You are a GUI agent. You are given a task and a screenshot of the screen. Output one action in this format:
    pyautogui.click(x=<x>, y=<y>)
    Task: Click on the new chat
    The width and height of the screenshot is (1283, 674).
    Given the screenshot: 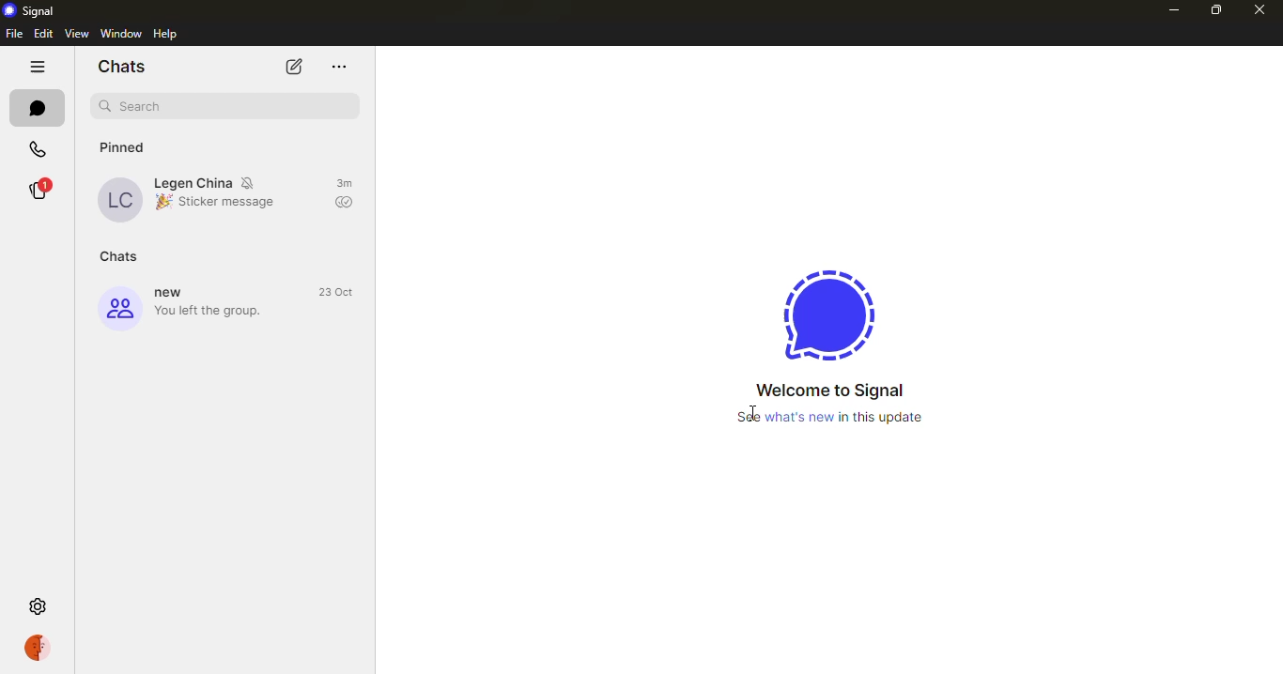 What is the action you would take?
    pyautogui.click(x=292, y=68)
    